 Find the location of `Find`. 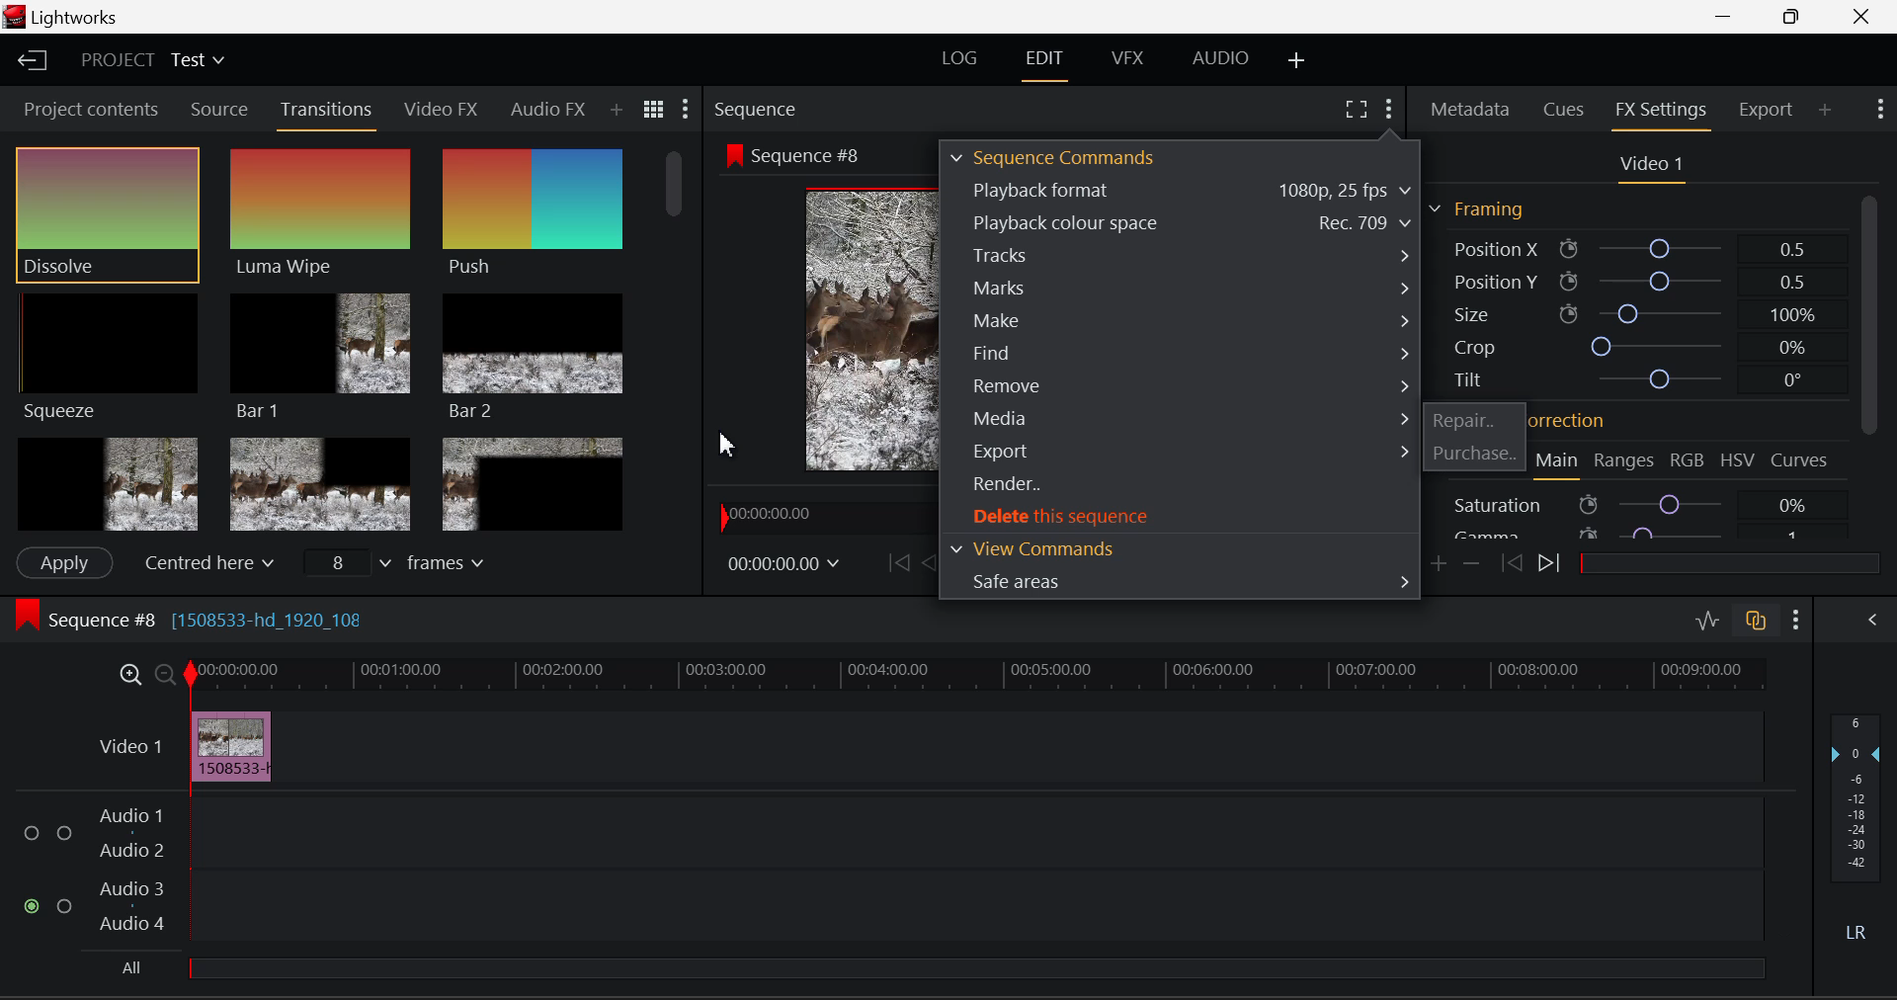

Find is located at coordinates (1182, 352).